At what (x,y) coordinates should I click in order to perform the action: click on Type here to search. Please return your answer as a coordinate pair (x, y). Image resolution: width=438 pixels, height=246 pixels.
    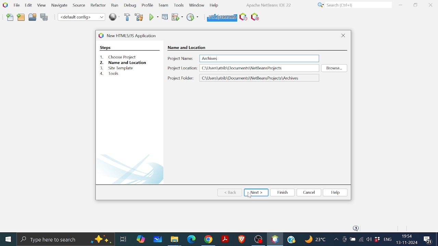
    Looking at the image, I should click on (66, 239).